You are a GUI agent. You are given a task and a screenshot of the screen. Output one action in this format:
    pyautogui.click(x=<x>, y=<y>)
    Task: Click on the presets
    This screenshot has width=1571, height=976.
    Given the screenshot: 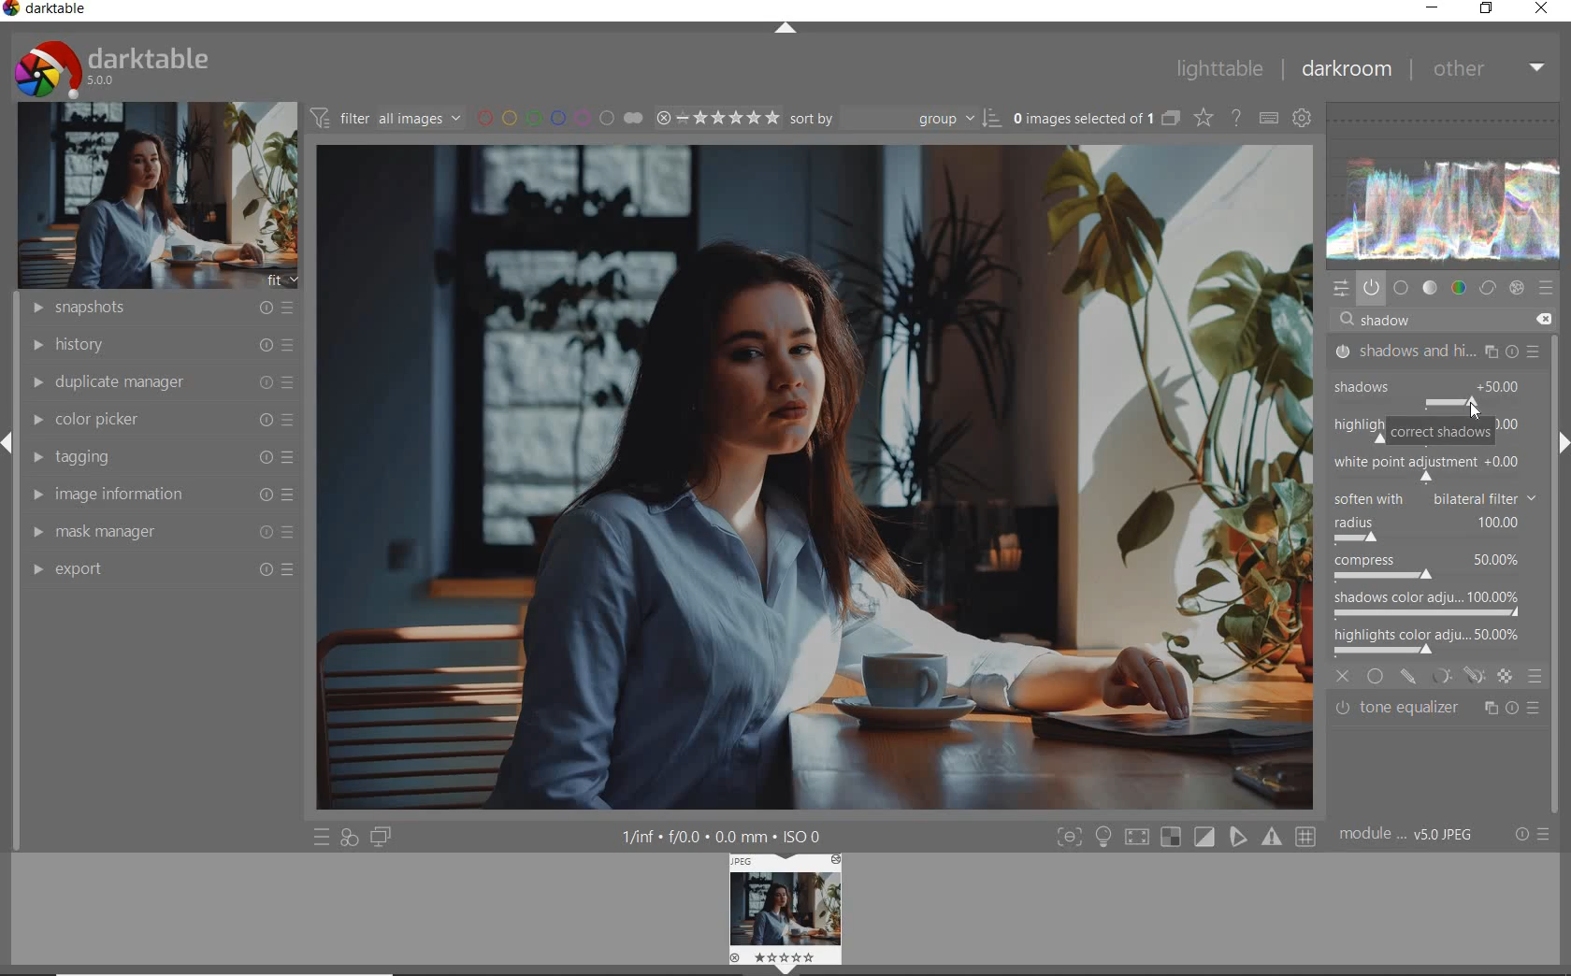 What is the action you would take?
    pyautogui.click(x=1547, y=287)
    